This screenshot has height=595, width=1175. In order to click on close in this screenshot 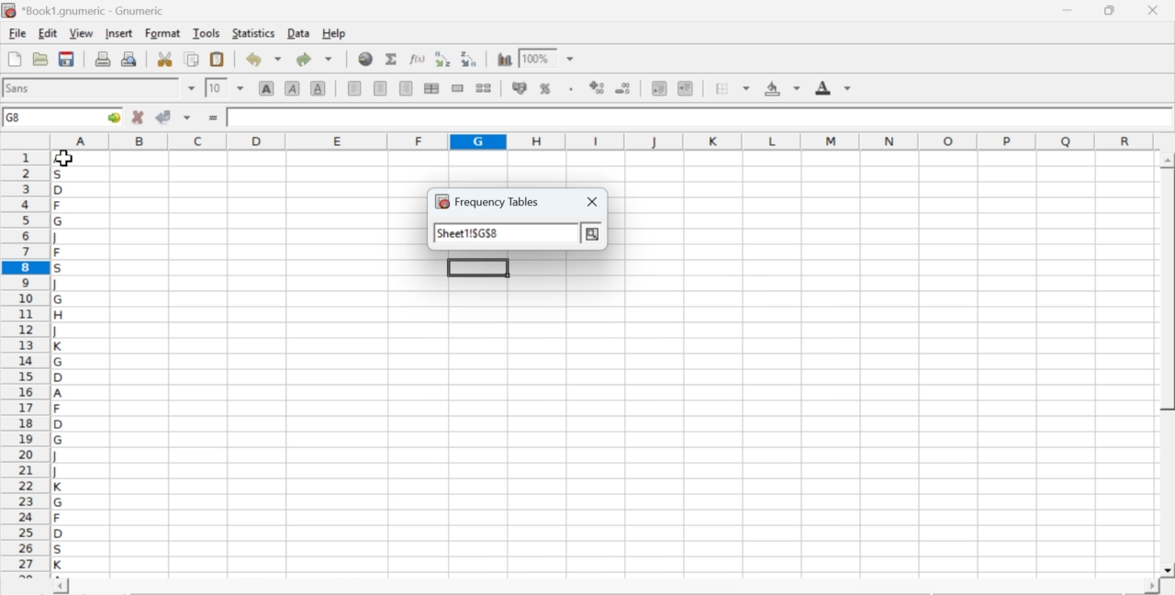, I will do `click(1151, 10)`.